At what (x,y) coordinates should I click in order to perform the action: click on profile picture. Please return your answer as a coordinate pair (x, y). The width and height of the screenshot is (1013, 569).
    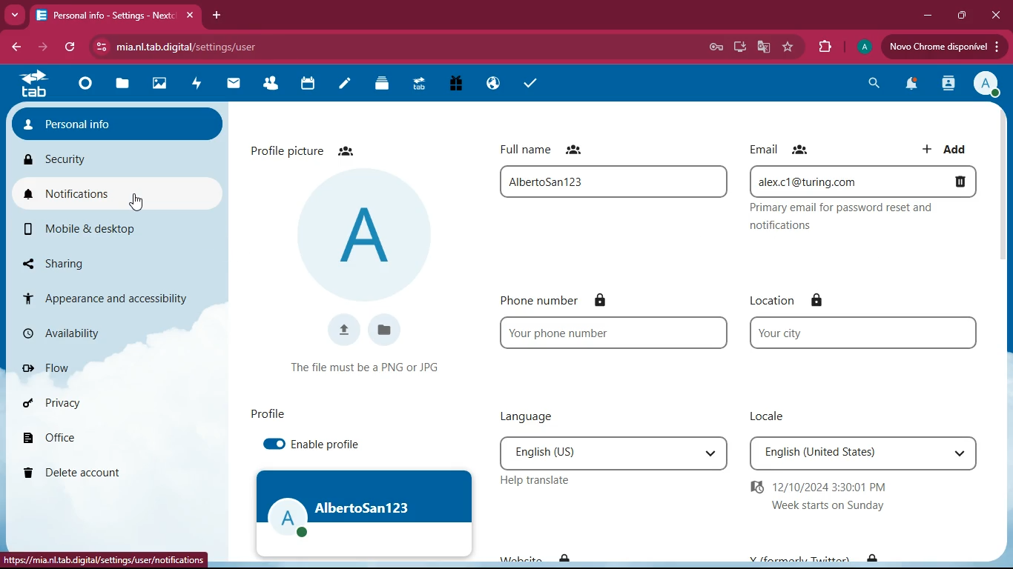
    Looking at the image, I should click on (371, 235).